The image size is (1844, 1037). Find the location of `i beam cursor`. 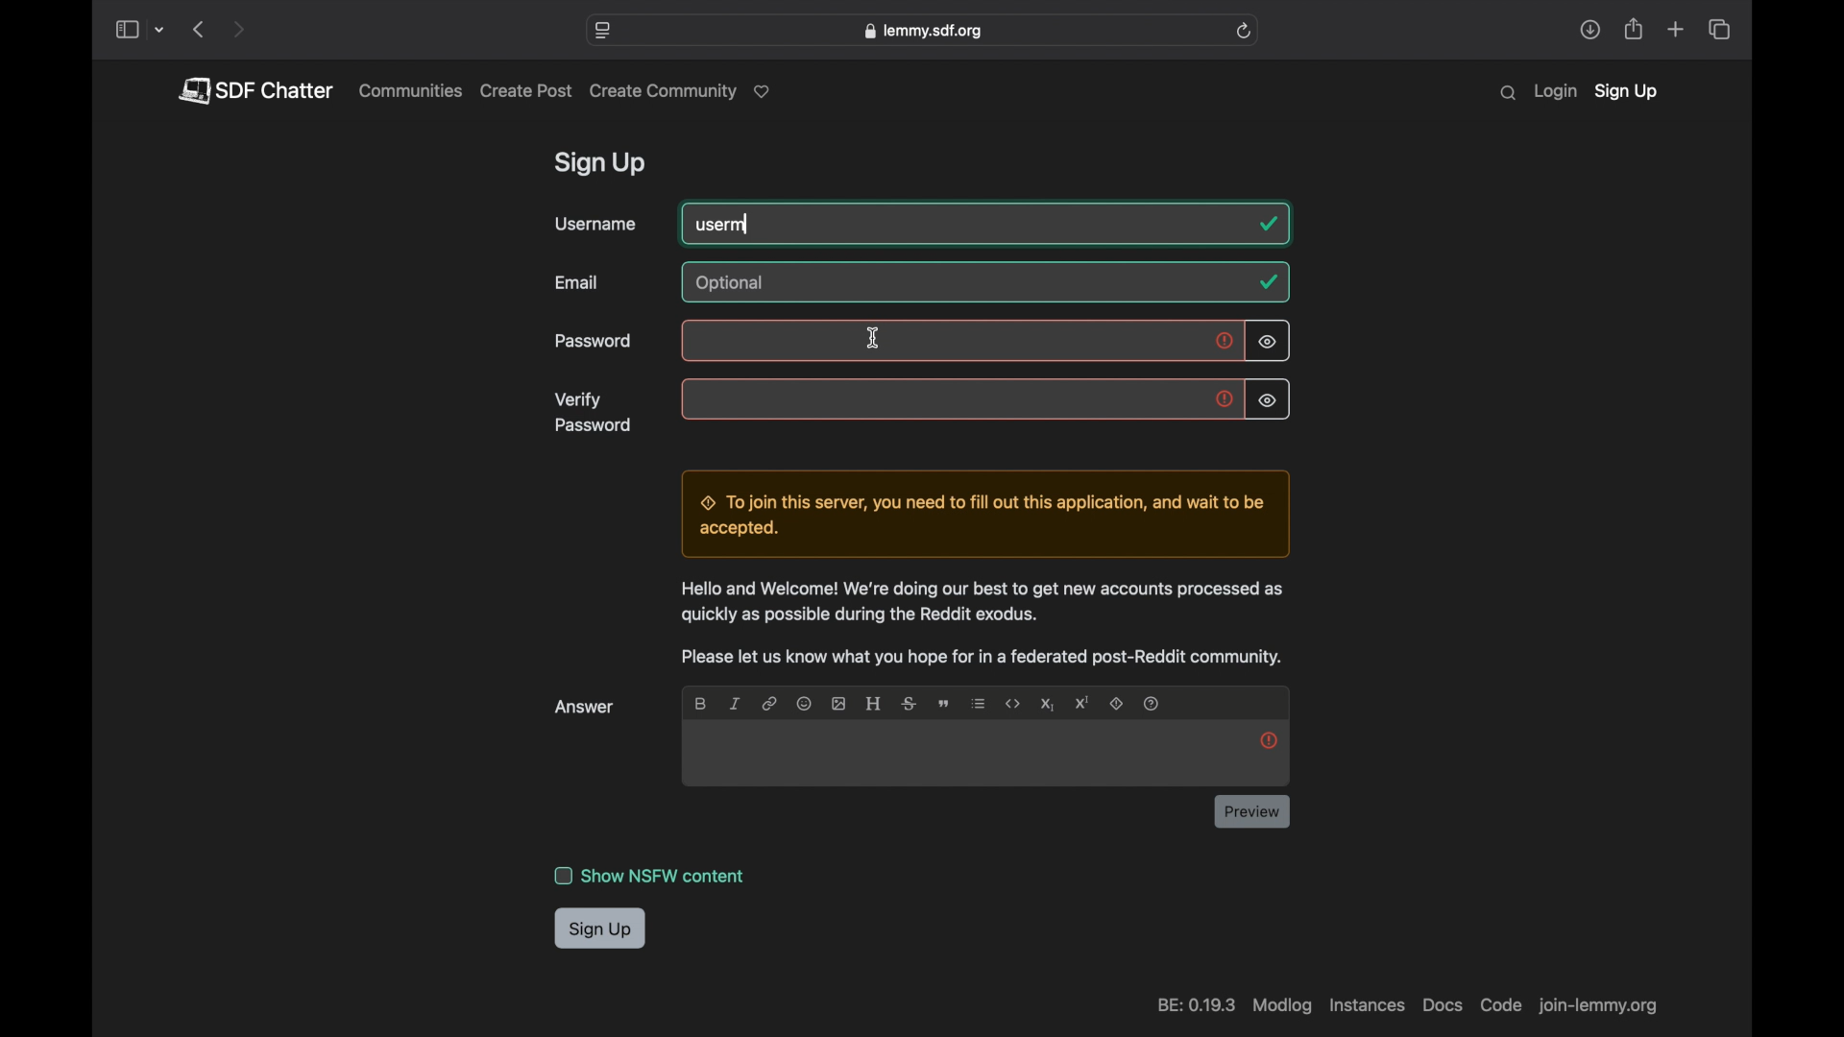

i beam cursor is located at coordinates (875, 336).